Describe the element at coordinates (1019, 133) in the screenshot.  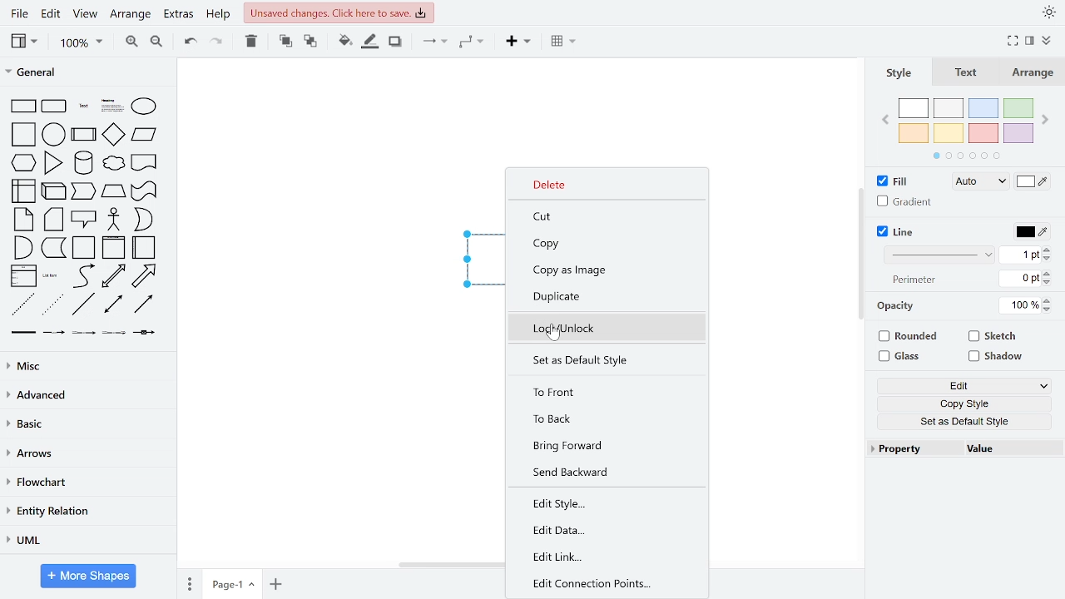
I see `violet` at that location.